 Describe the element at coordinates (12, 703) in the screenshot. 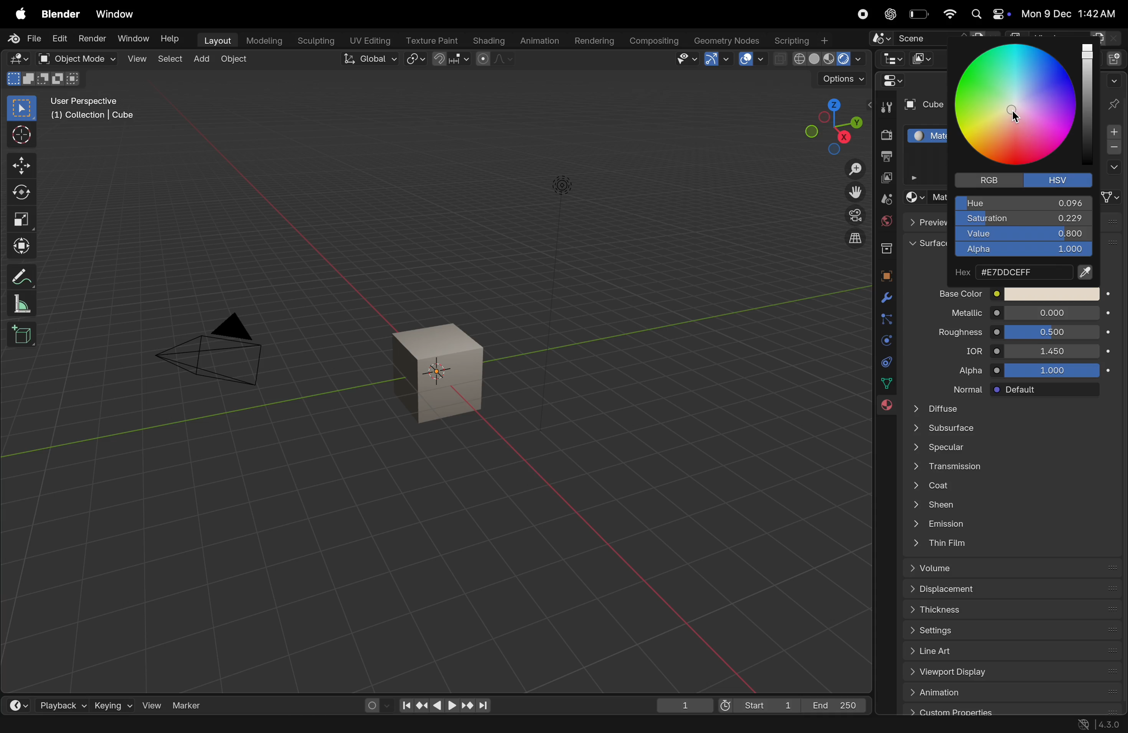

I see `editor type` at that location.